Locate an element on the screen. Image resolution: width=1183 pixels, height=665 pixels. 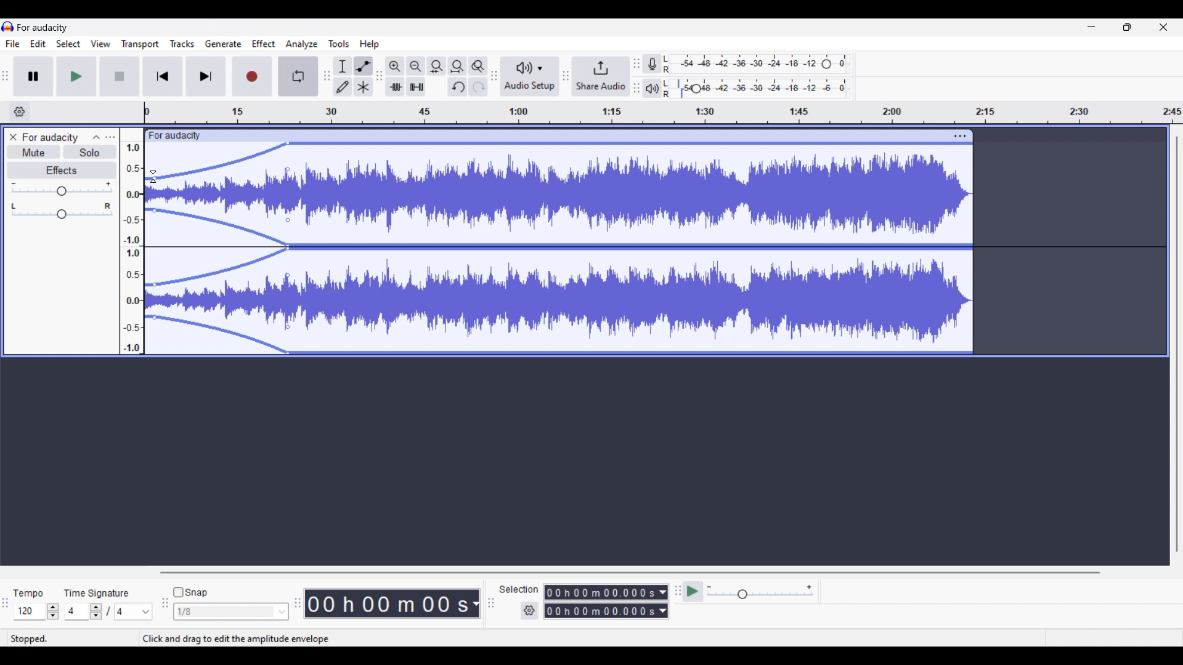
File is located at coordinates (13, 44).